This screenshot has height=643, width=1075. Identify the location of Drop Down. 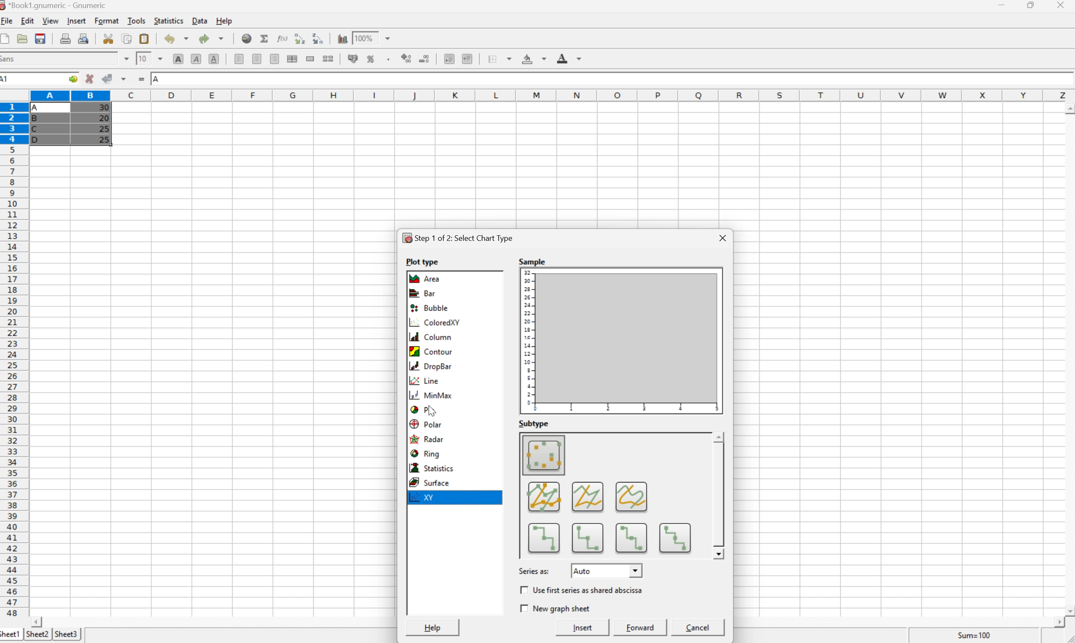
(125, 58).